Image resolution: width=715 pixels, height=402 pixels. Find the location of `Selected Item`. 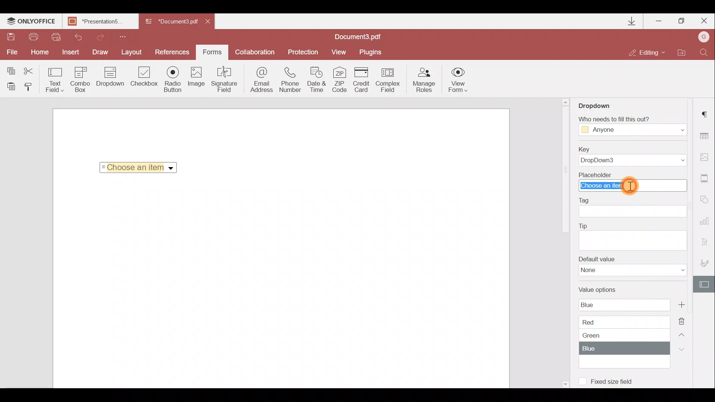

Selected Item is located at coordinates (136, 167).